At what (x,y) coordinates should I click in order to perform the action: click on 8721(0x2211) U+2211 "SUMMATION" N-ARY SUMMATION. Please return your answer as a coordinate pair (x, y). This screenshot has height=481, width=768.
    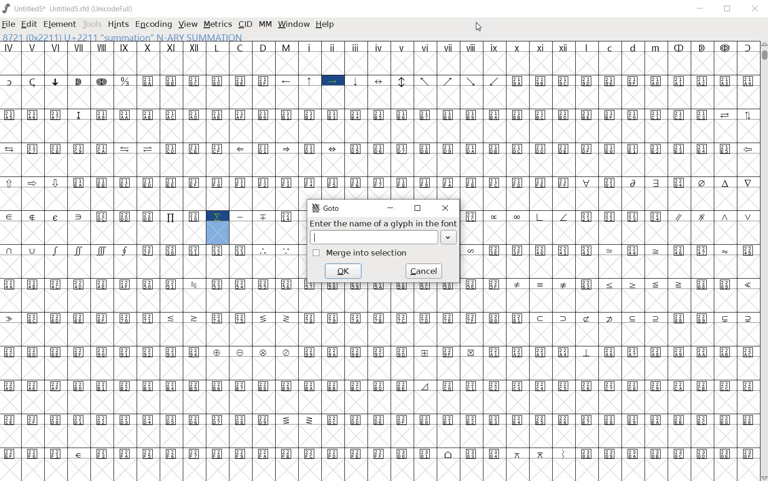
    Looking at the image, I should click on (125, 37).